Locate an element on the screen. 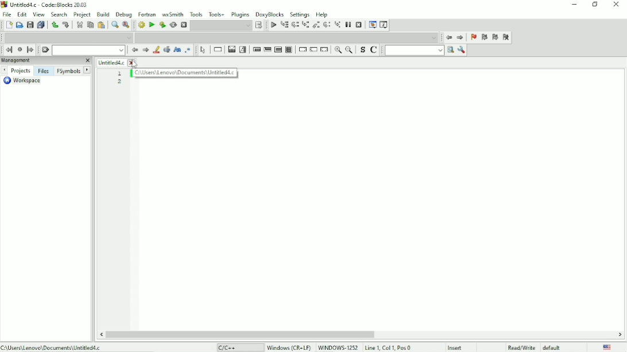 This screenshot has height=352, width=627. Close is located at coordinates (617, 4).